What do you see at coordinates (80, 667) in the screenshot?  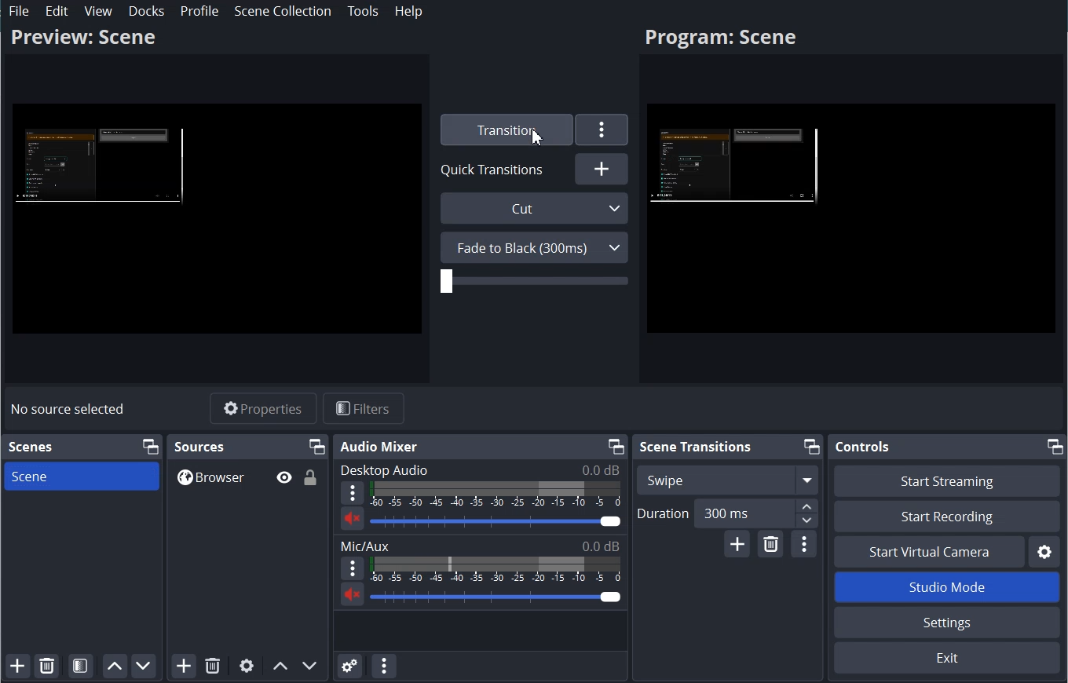 I see `Open scene Filter` at bounding box center [80, 667].